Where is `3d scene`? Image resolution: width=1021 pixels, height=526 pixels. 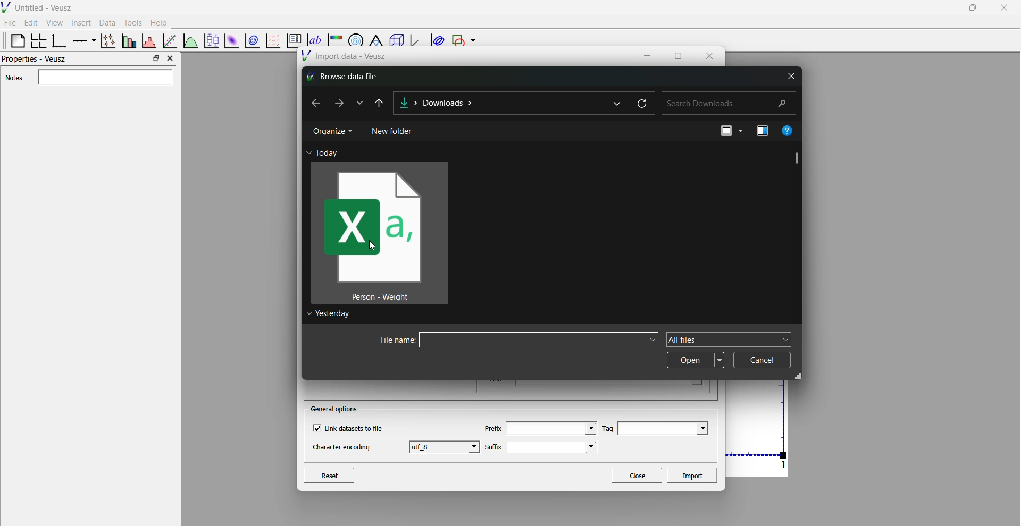
3d scene is located at coordinates (395, 41).